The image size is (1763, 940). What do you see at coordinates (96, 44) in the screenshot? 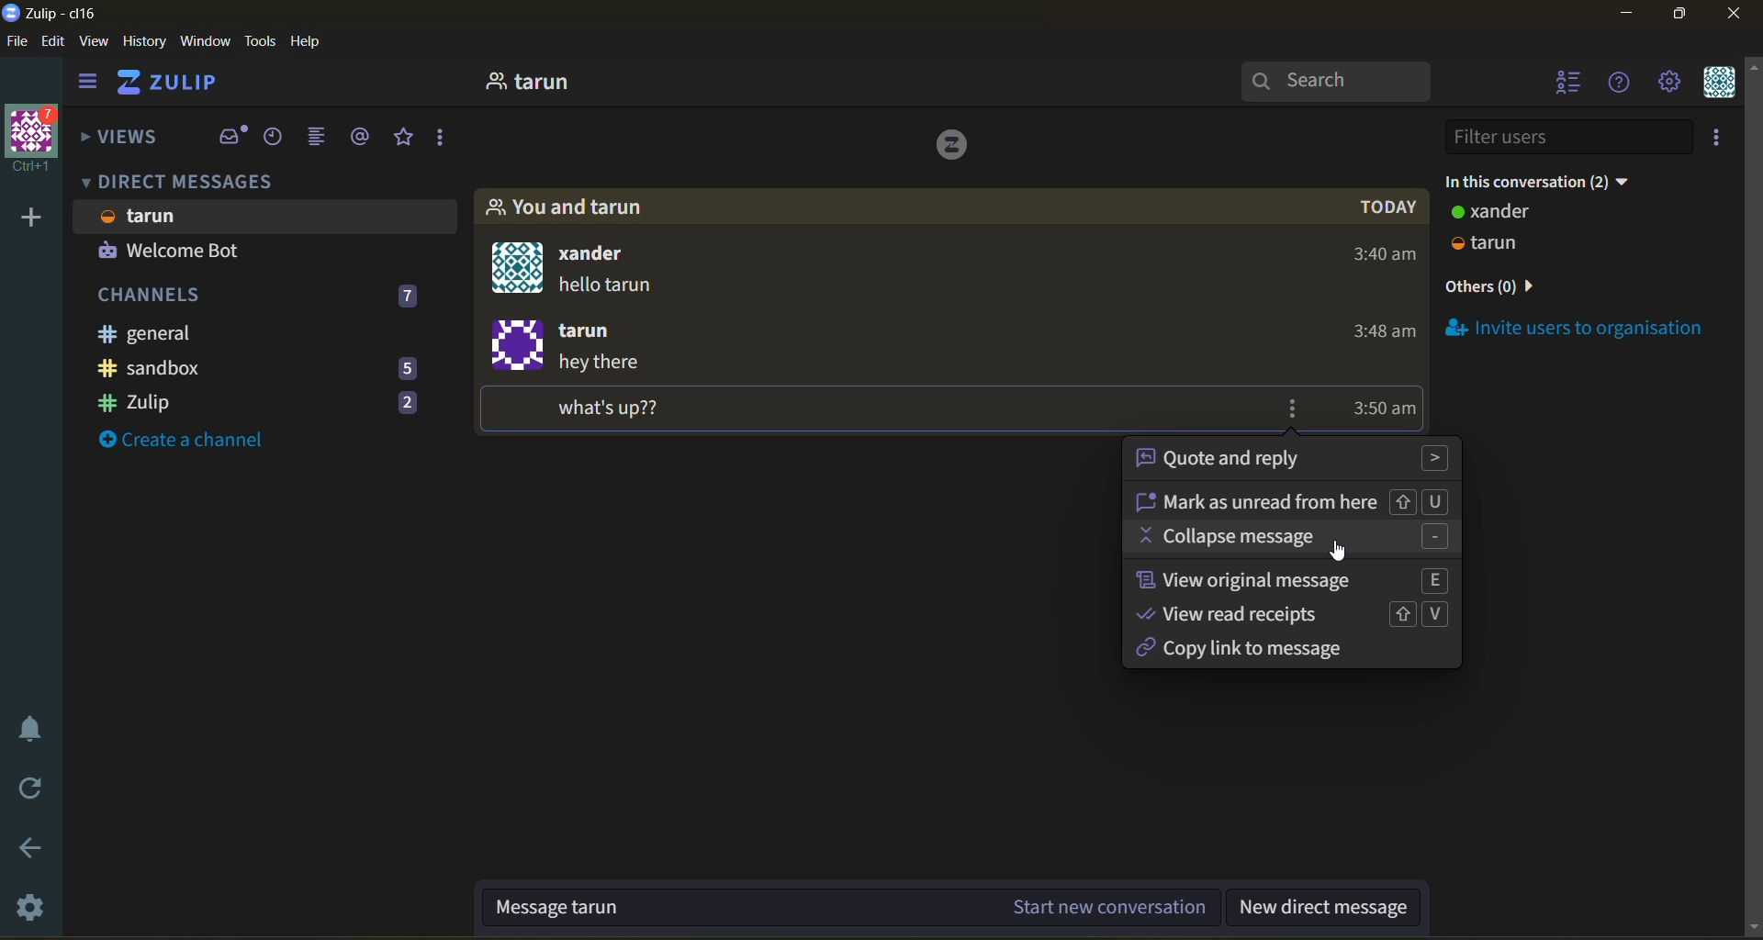
I see `view` at bounding box center [96, 44].